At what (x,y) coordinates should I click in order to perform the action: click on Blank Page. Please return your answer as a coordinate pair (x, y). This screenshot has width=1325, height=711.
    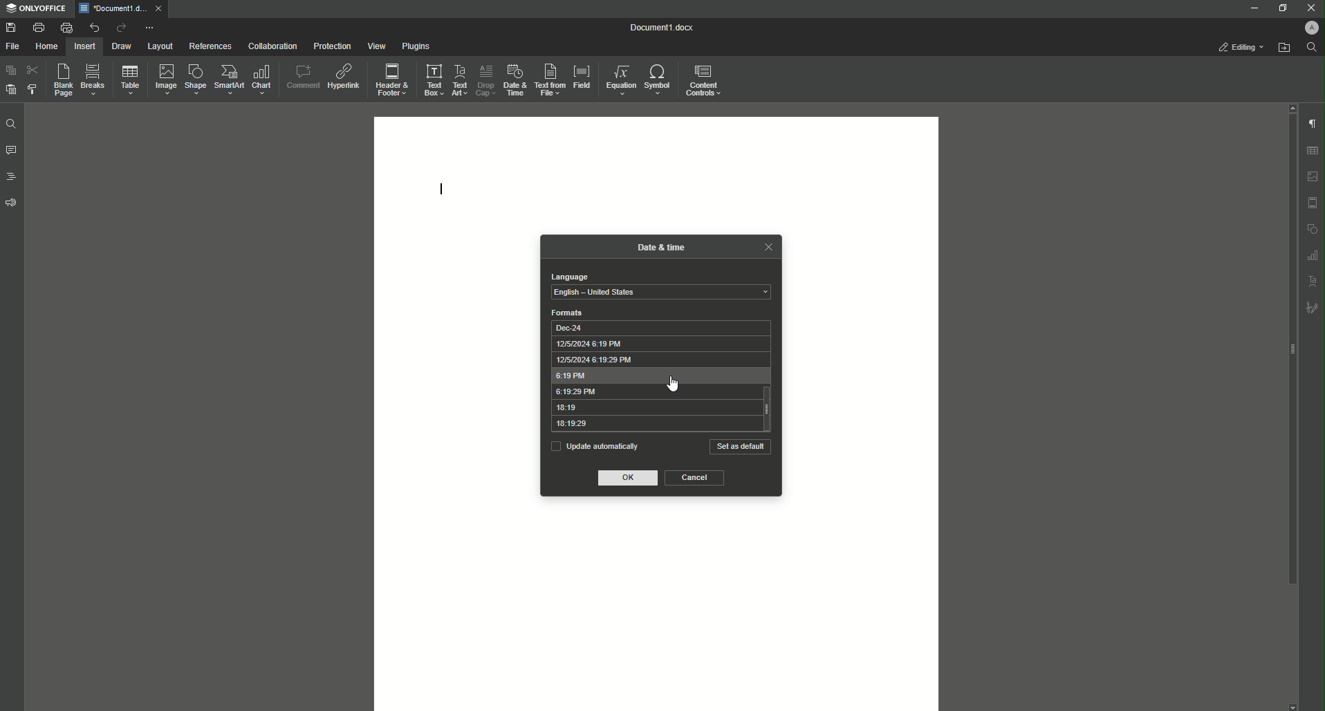
    Looking at the image, I should click on (59, 80).